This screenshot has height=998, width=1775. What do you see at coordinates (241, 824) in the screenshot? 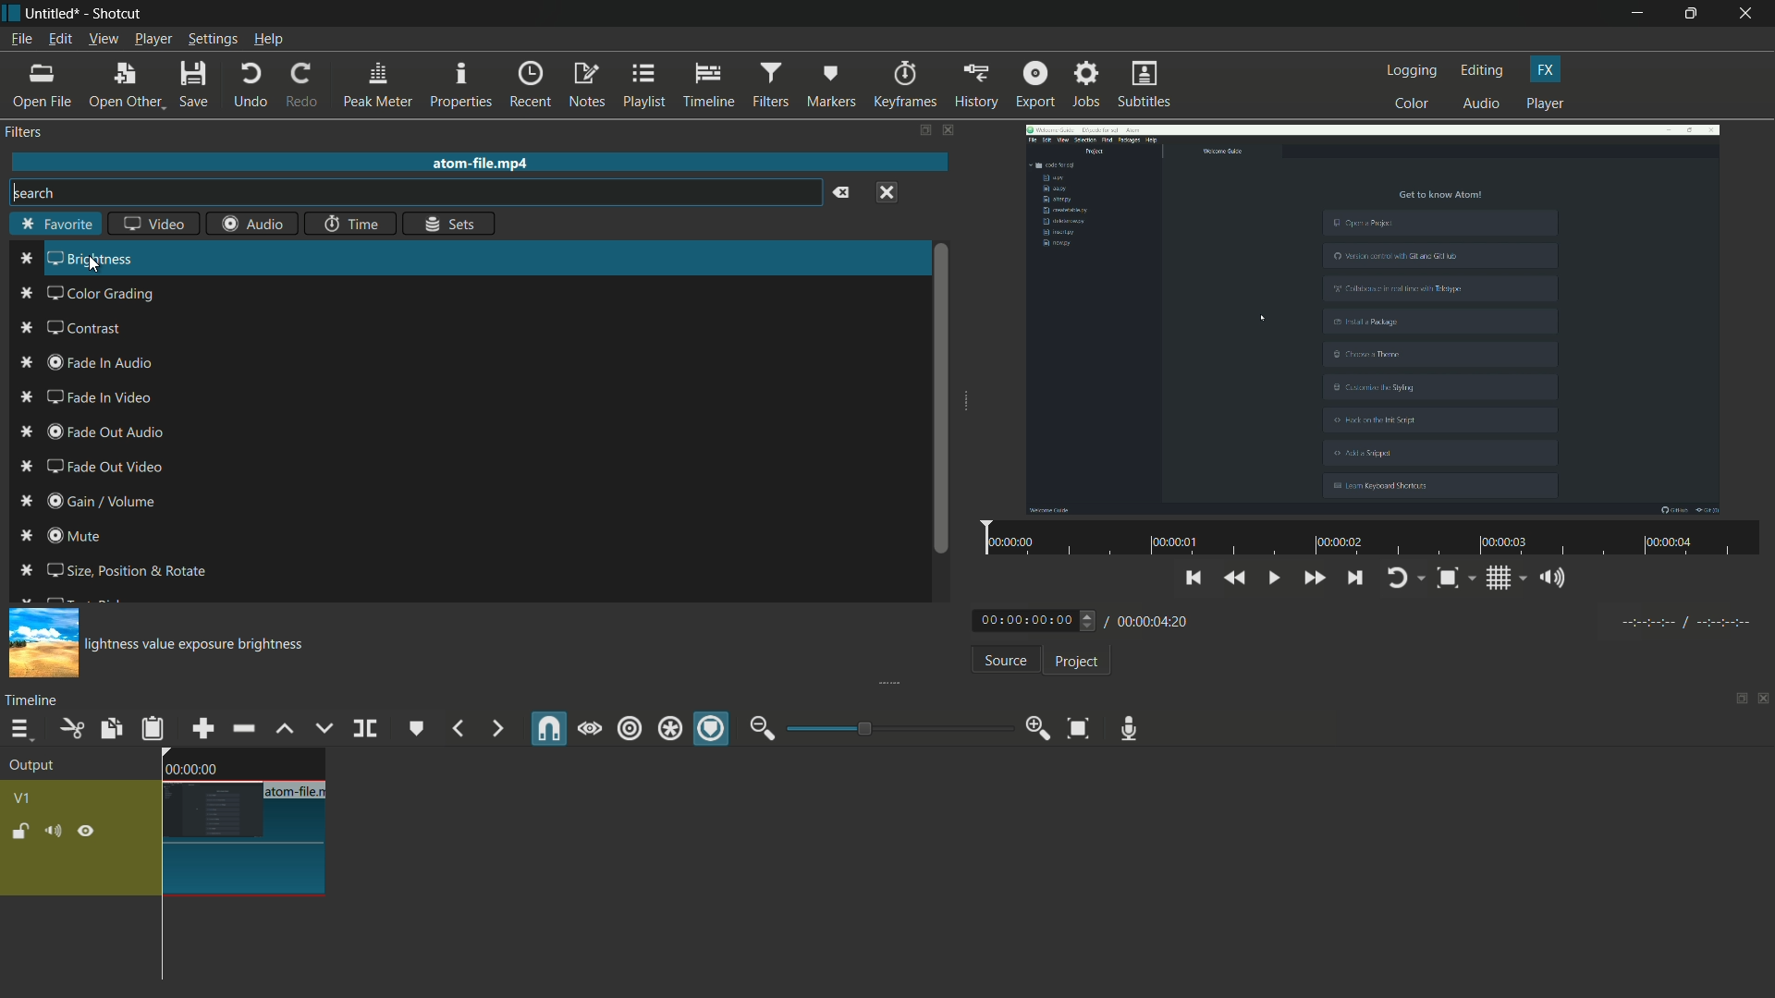
I see `video on timeline` at bounding box center [241, 824].